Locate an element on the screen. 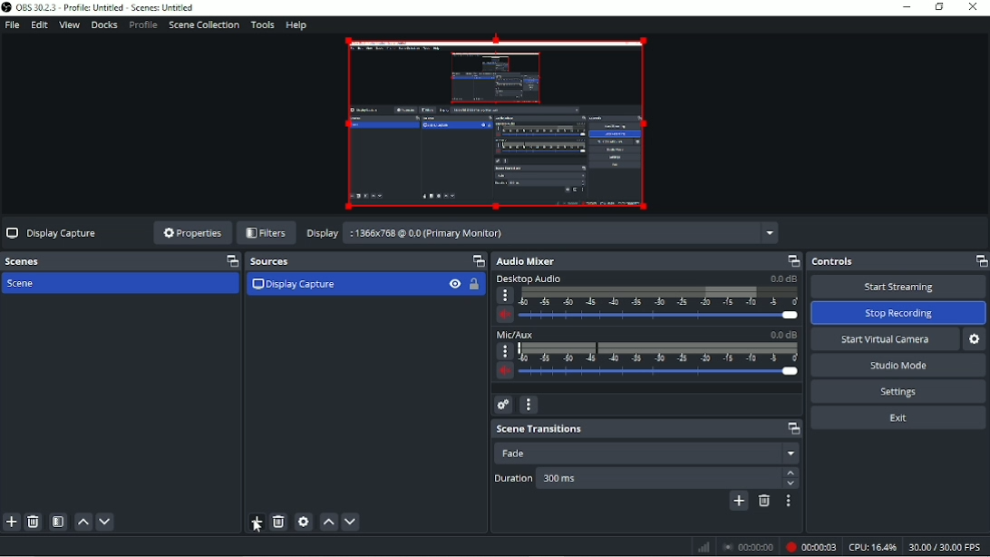 The height and width of the screenshot is (557, 990). Add source is located at coordinates (257, 523).